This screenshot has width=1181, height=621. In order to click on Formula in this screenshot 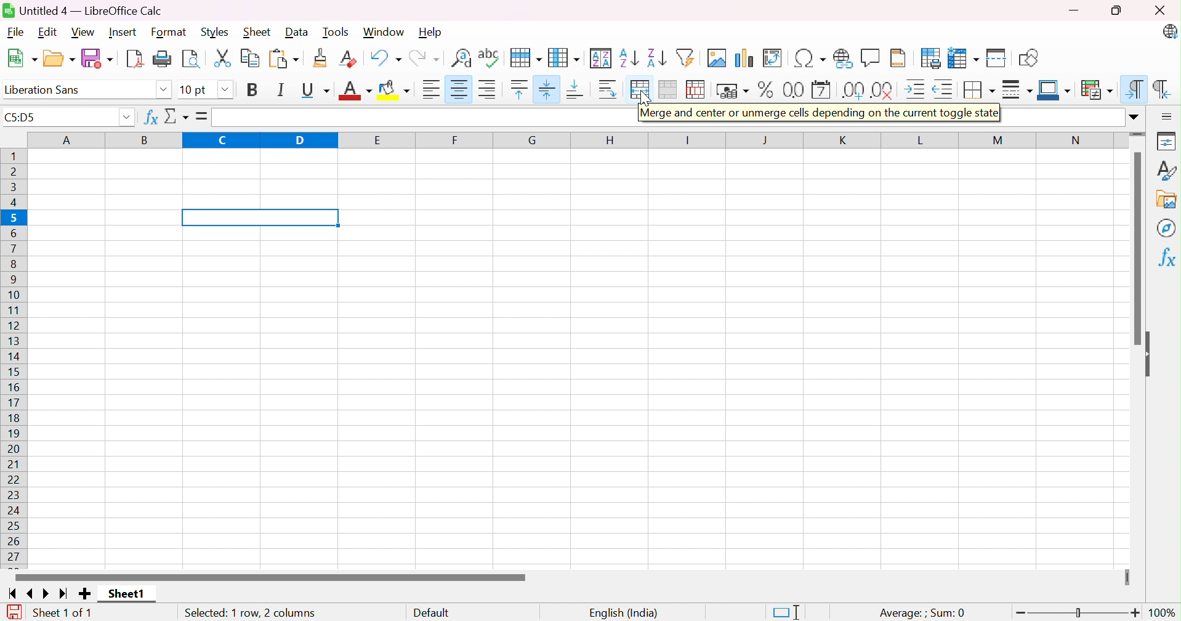, I will do `click(203, 116)`.